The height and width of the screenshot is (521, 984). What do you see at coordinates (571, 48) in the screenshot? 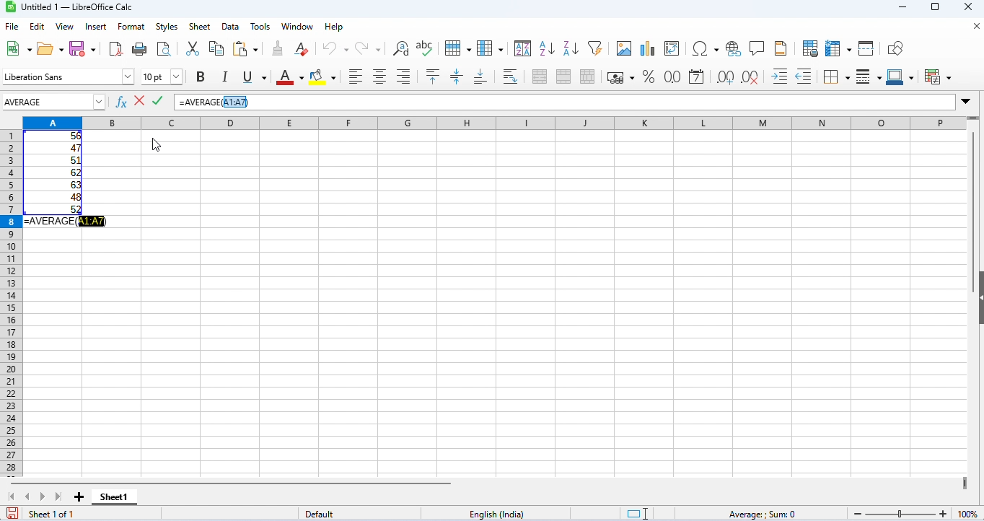
I see `sort descending` at bounding box center [571, 48].